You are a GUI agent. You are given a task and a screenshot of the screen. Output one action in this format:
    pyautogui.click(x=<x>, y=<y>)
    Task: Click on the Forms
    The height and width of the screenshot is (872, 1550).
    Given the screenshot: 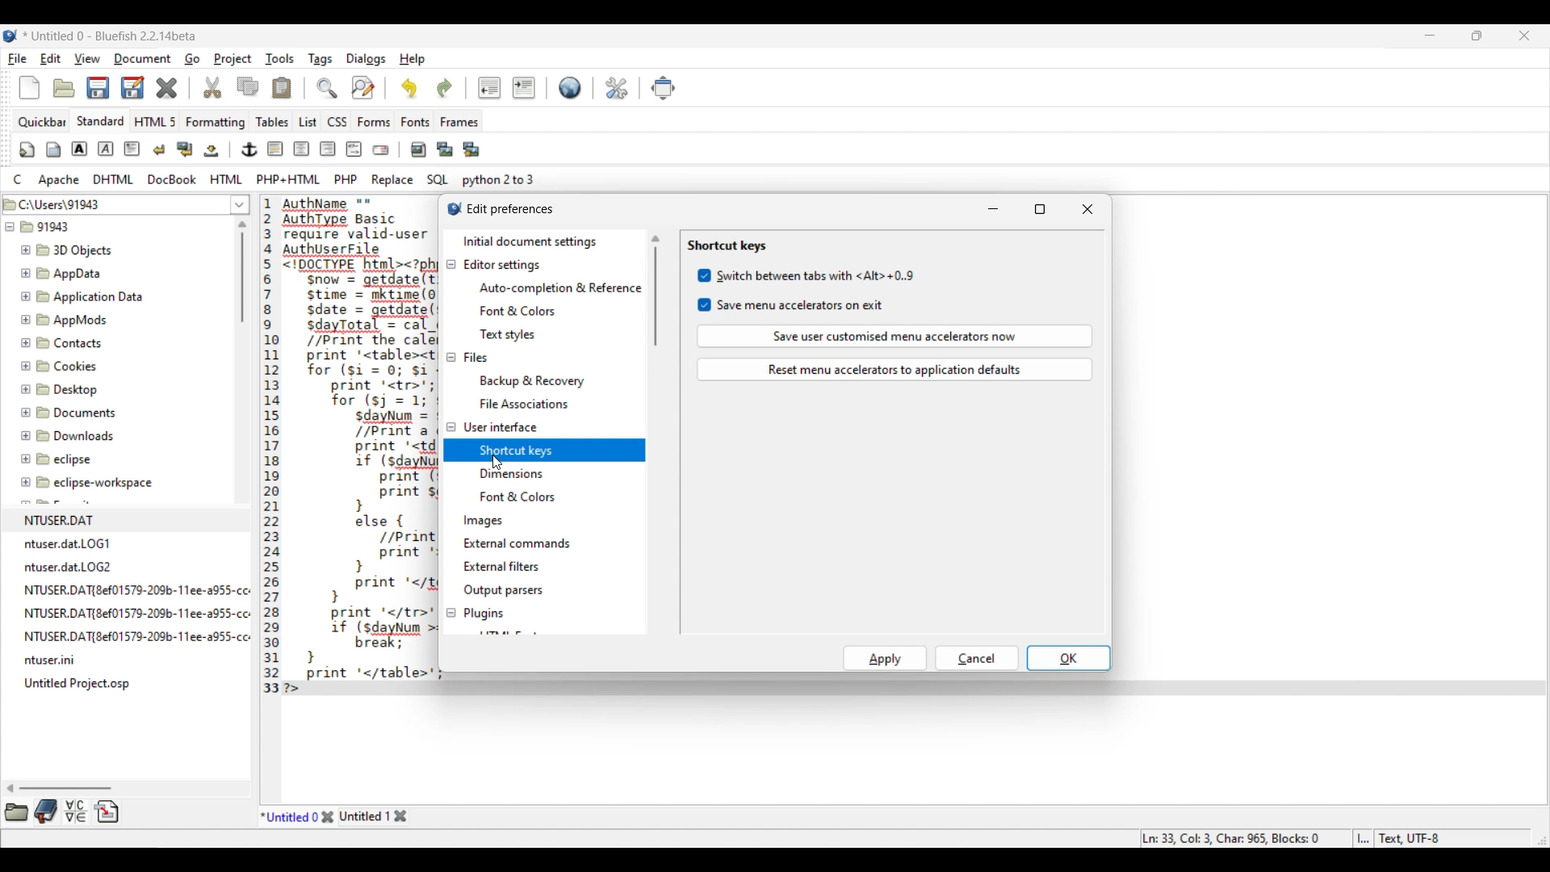 What is the action you would take?
    pyautogui.click(x=374, y=122)
    